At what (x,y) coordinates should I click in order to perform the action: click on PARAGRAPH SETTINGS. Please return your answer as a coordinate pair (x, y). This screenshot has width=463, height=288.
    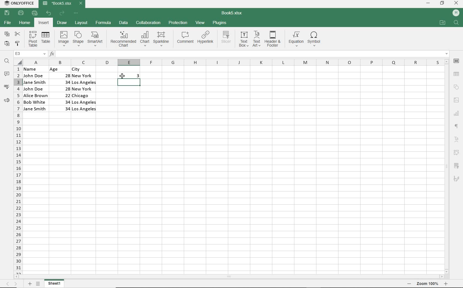
    Looking at the image, I should click on (457, 126).